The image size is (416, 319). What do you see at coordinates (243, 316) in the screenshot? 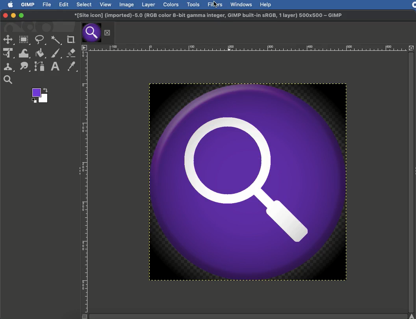
I see `Scroll` at bounding box center [243, 316].